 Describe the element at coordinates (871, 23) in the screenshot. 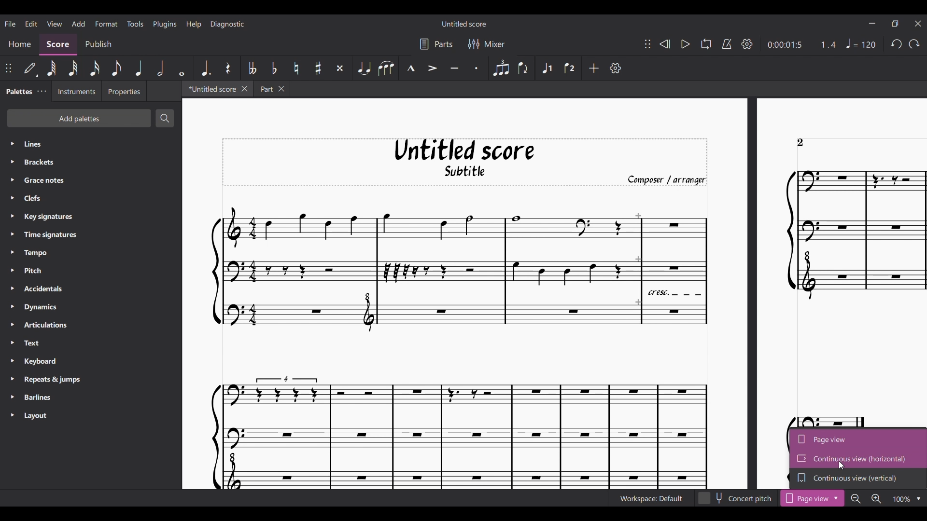

I see `Minimize` at that location.